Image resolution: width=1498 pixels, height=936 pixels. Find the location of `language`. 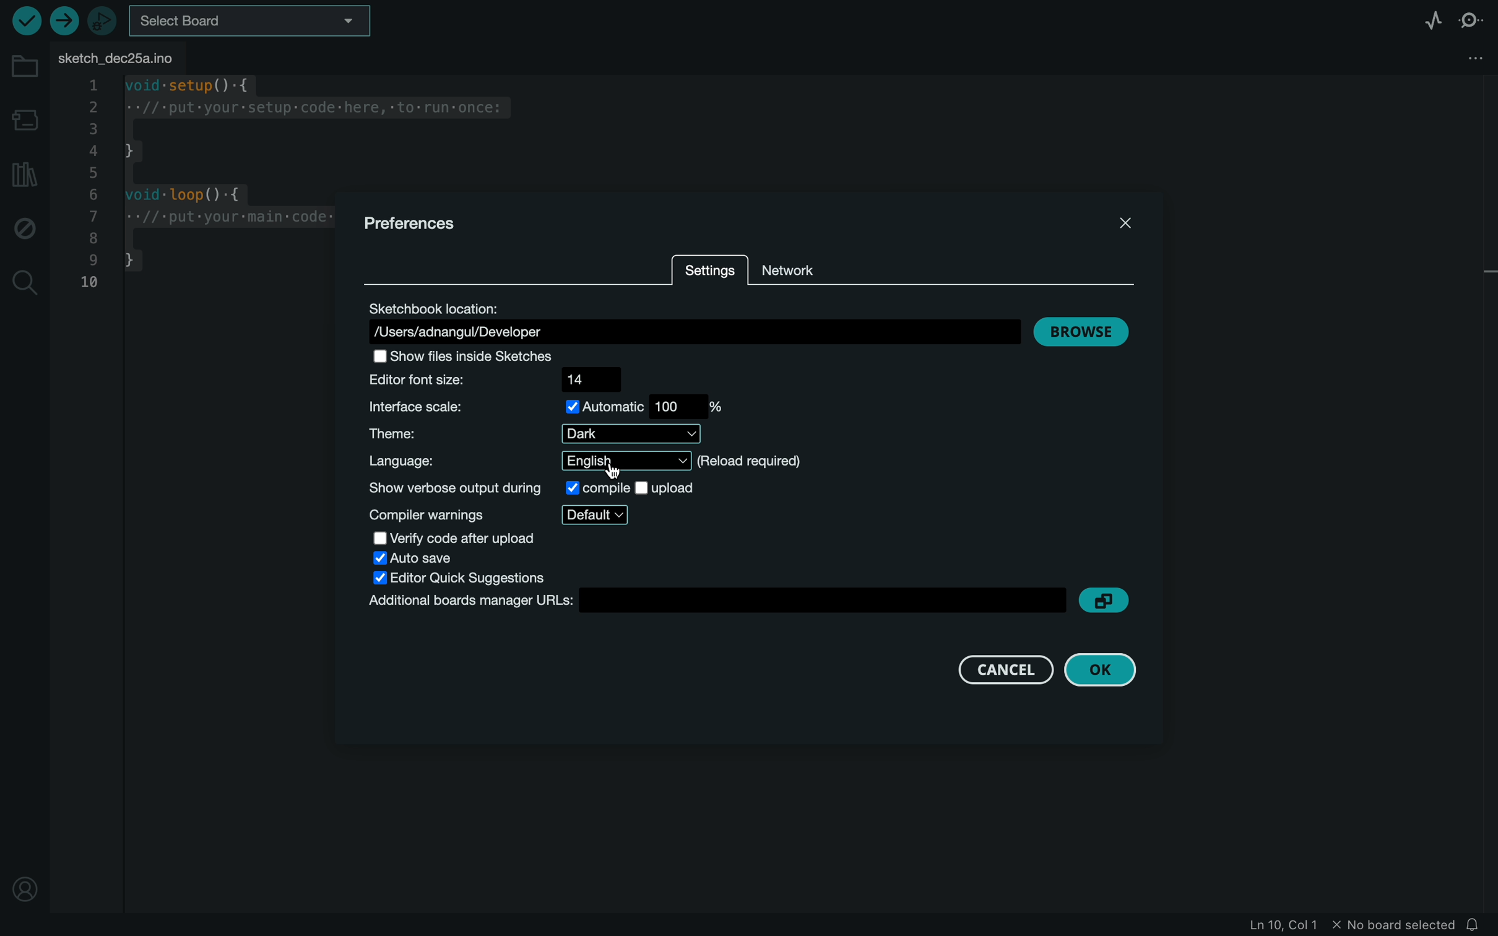

language is located at coordinates (584, 460).